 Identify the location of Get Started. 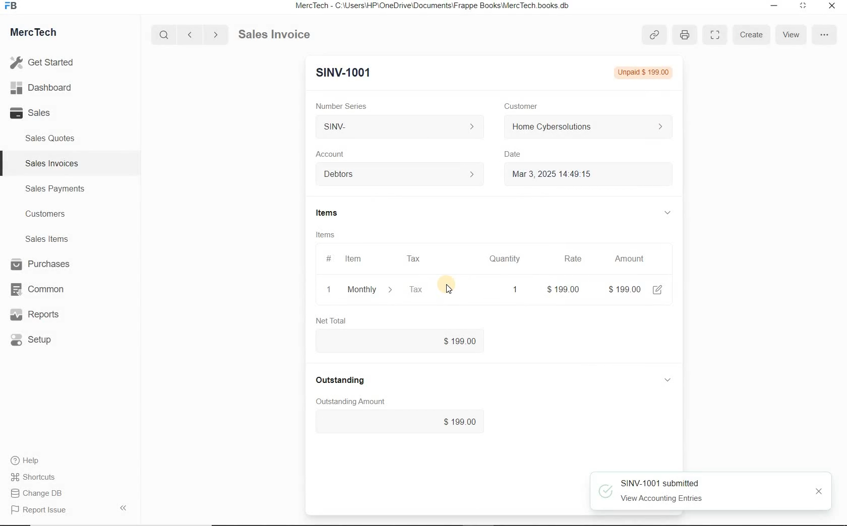
(45, 62).